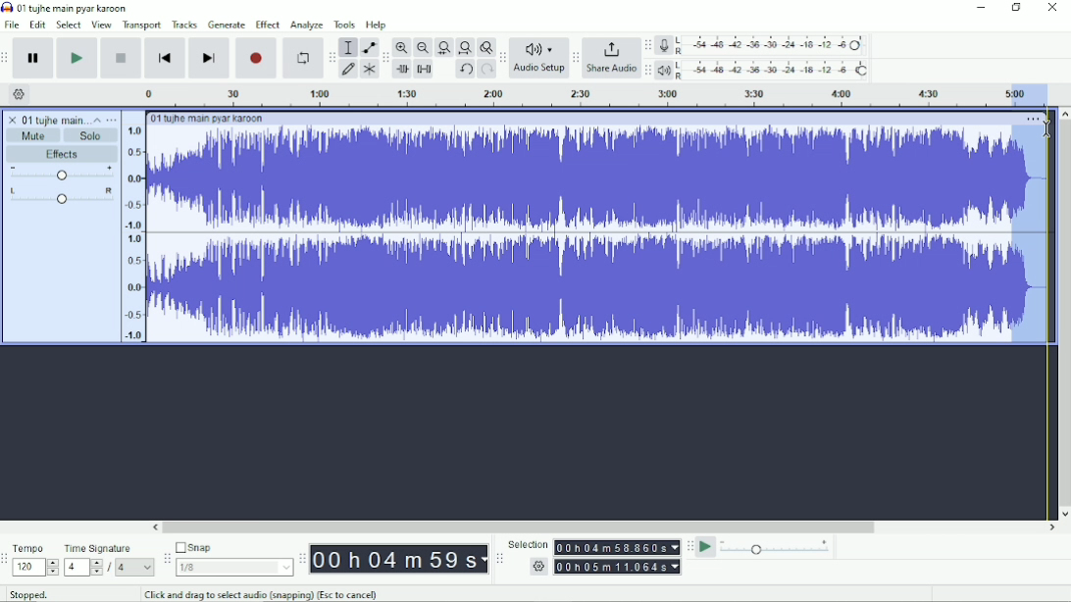 The height and width of the screenshot is (602, 1071). I want to click on Fit project to width, so click(465, 47).